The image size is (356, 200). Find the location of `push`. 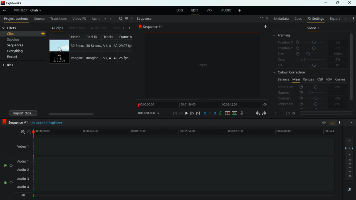

push is located at coordinates (215, 113).